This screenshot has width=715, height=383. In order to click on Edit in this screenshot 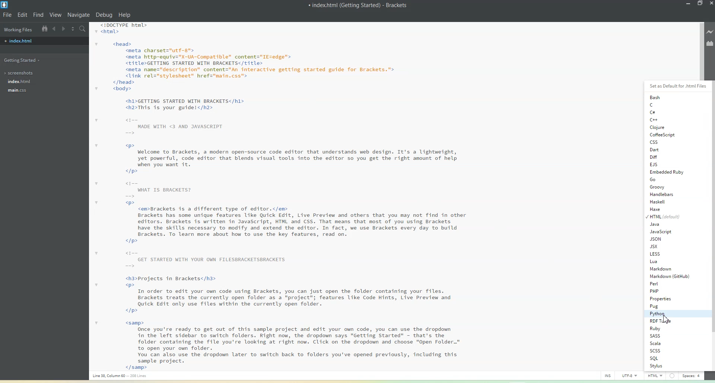, I will do `click(23, 15)`.